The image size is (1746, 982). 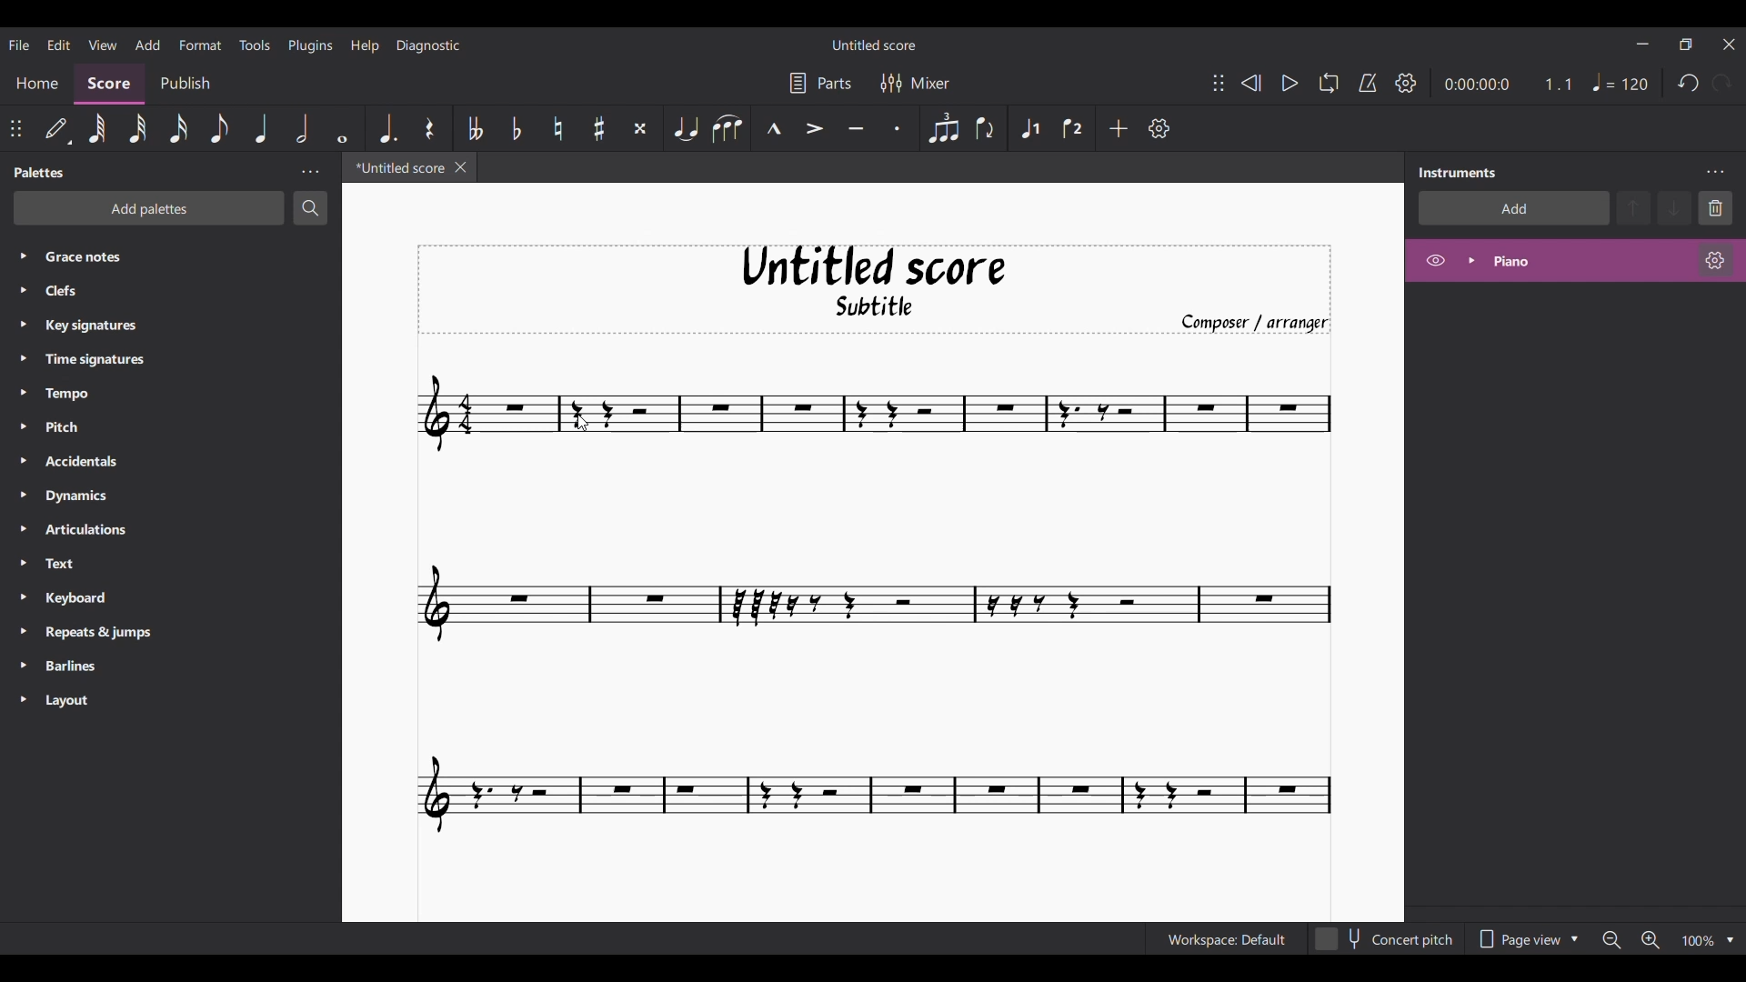 I want to click on Redo, so click(x=1723, y=83).